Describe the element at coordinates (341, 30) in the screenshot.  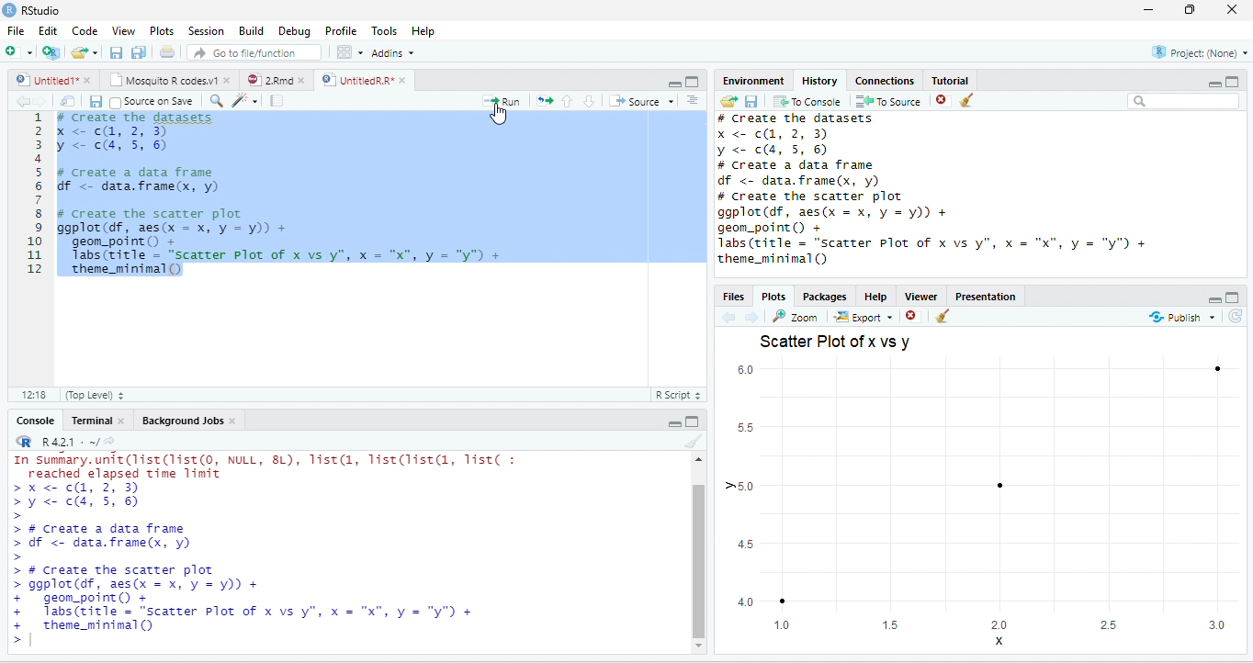
I see `Profile` at that location.